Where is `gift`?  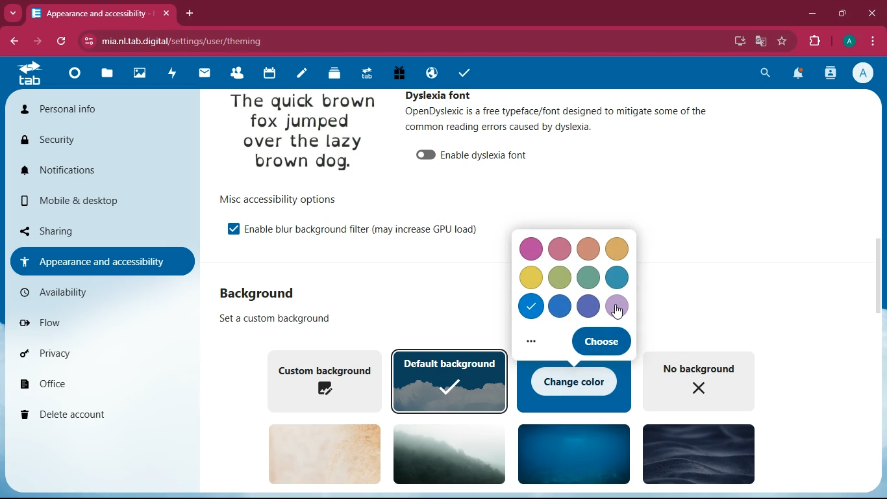
gift is located at coordinates (399, 73).